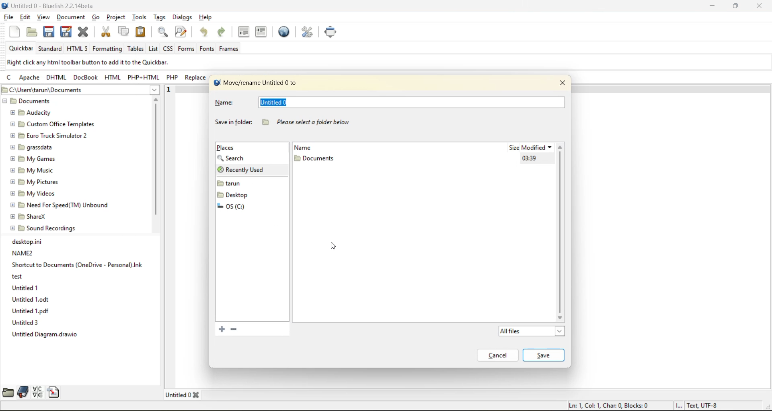 The height and width of the screenshot is (411, 772). Describe the element at coordinates (8, 78) in the screenshot. I see `c` at that location.